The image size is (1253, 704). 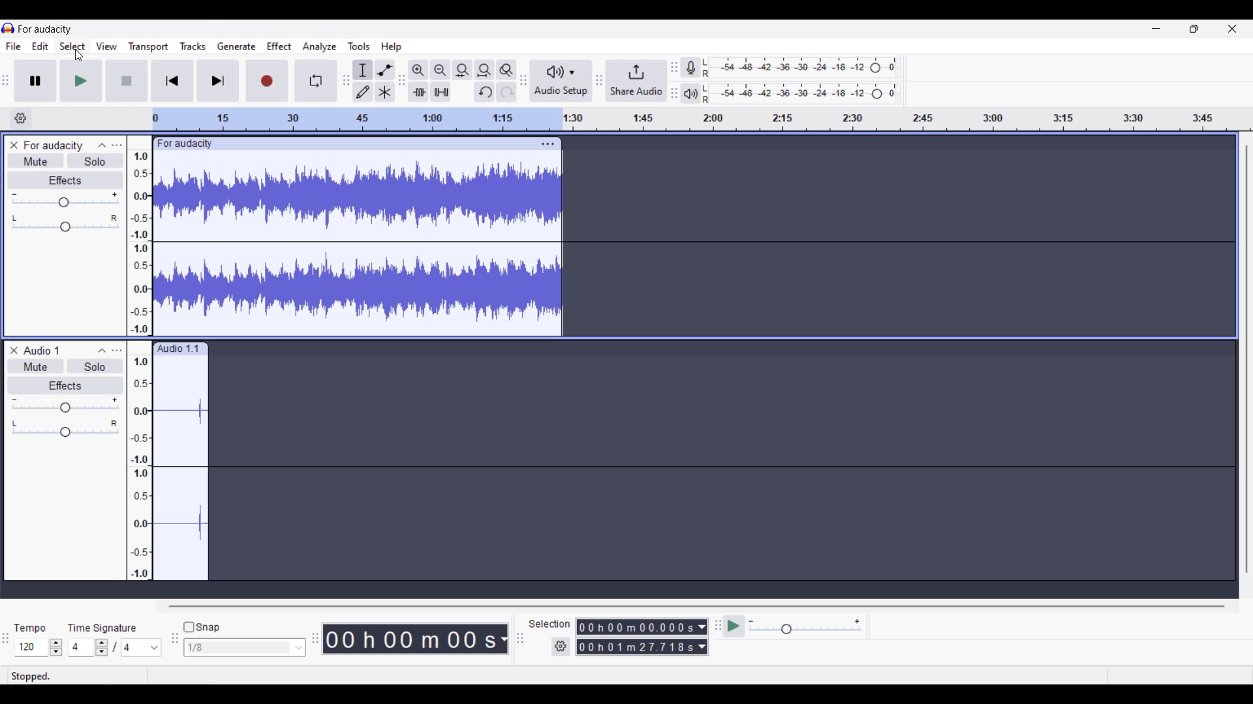 I want to click on stopped, so click(x=49, y=675).